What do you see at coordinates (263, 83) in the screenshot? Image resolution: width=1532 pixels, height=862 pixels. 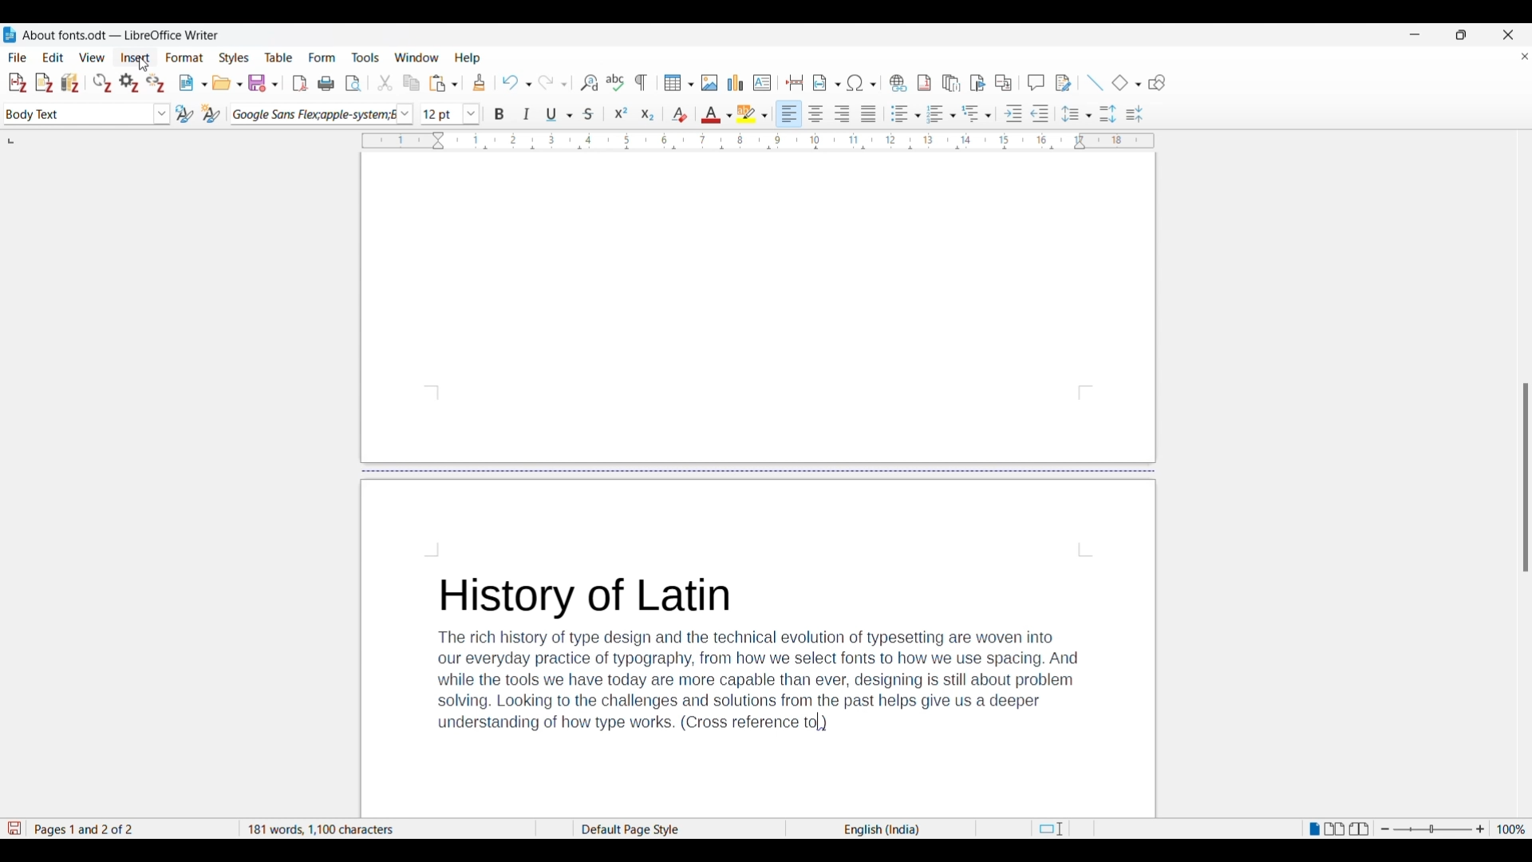 I see `Save options` at bounding box center [263, 83].